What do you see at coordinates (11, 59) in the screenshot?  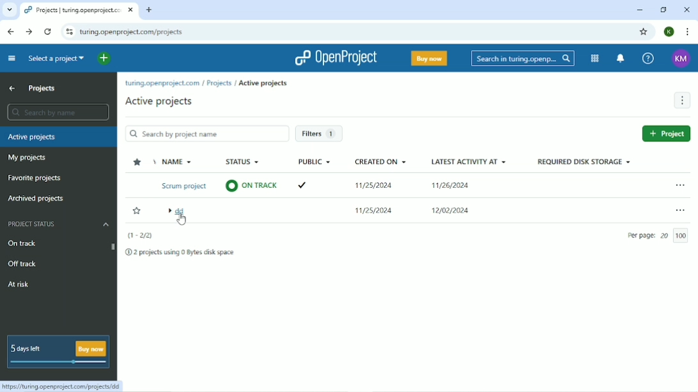 I see `Collapse project menu` at bounding box center [11, 59].